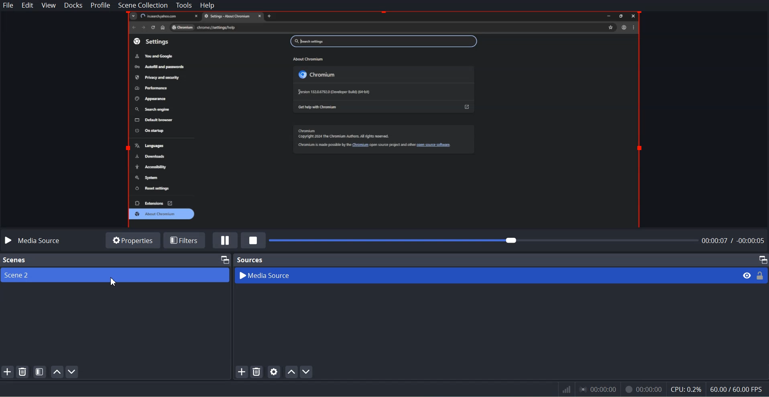 The image size is (769, 397). What do you see at coordinates (115, 275) in the screenshot?
I see `Scene` at bounding box center [115, 275].